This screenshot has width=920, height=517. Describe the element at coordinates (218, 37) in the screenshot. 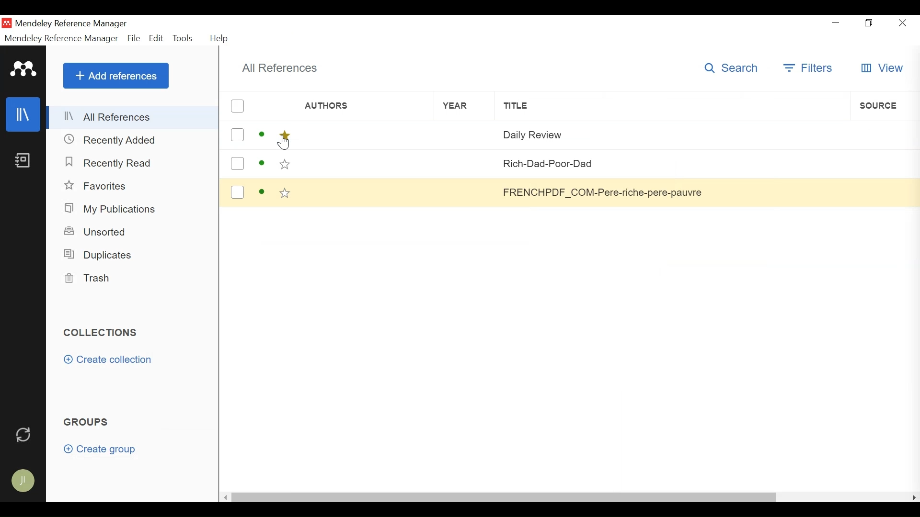

I see `Help` at that location.